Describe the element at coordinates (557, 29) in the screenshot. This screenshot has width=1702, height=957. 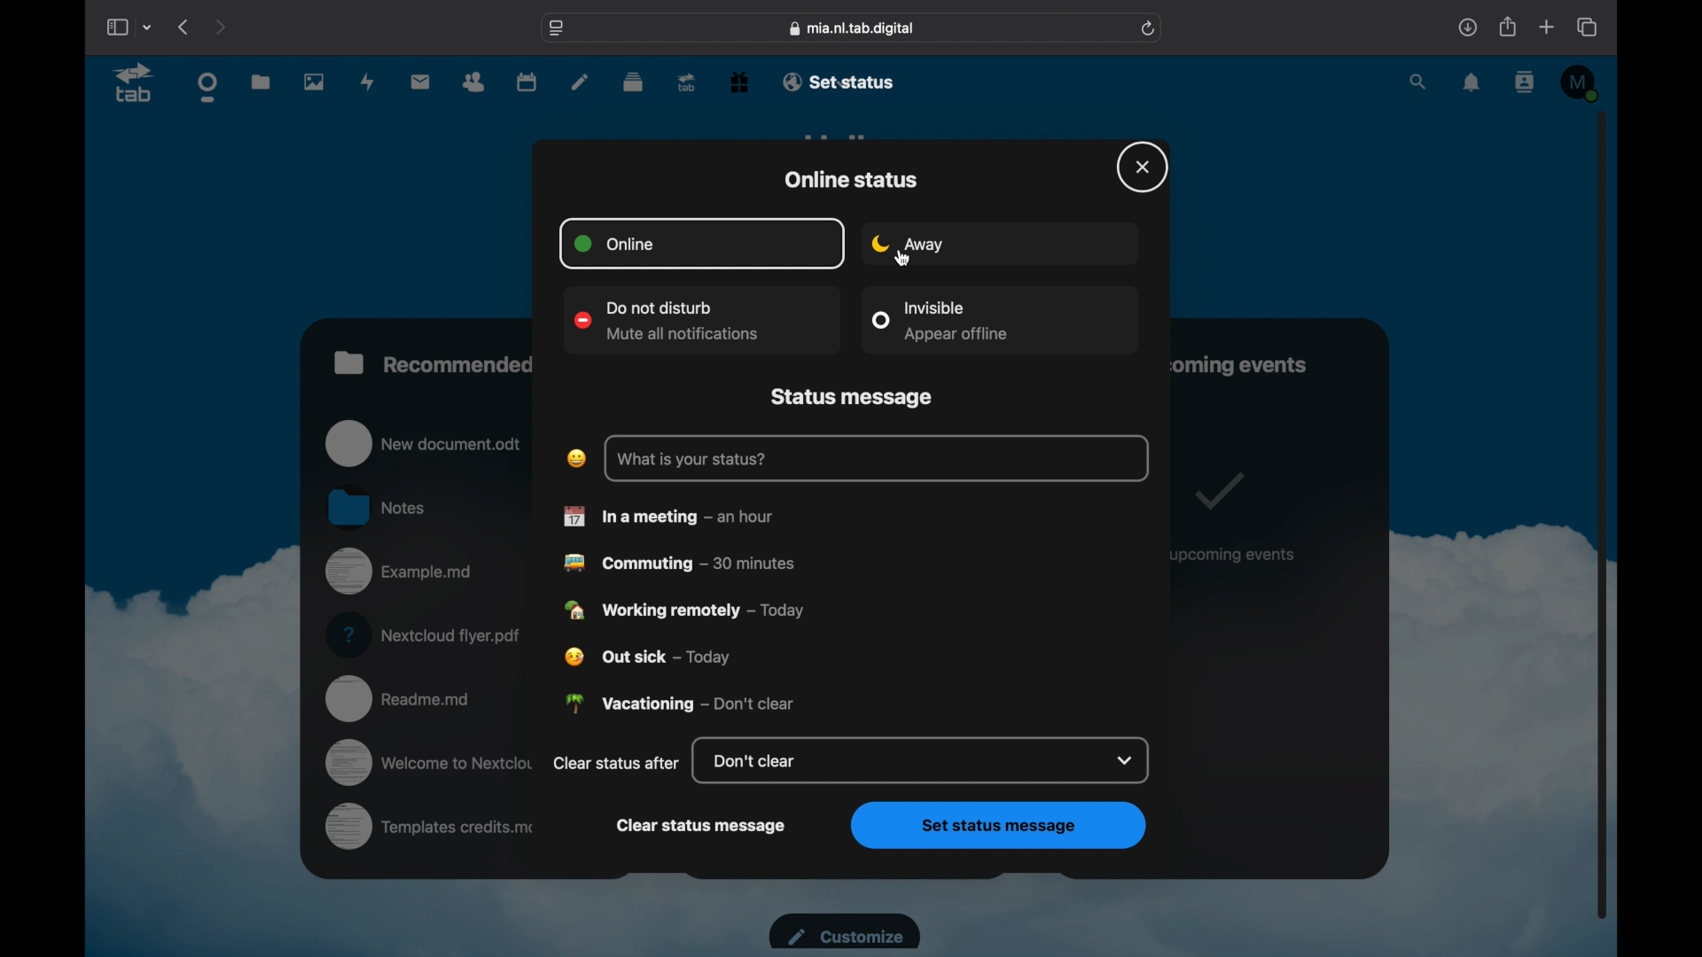
I see `website settings` at that location.